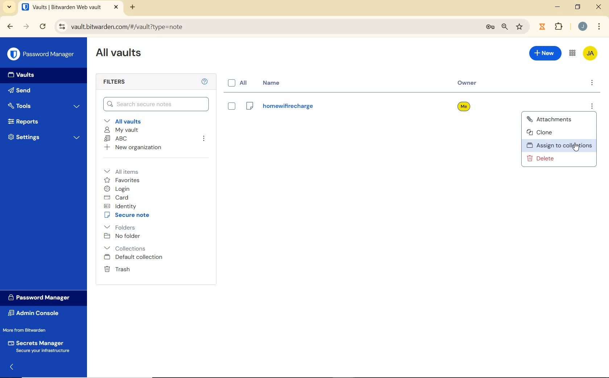  Describe the element at coordinates (134, 257) in the screenshot. I see `Default collection` at that location.